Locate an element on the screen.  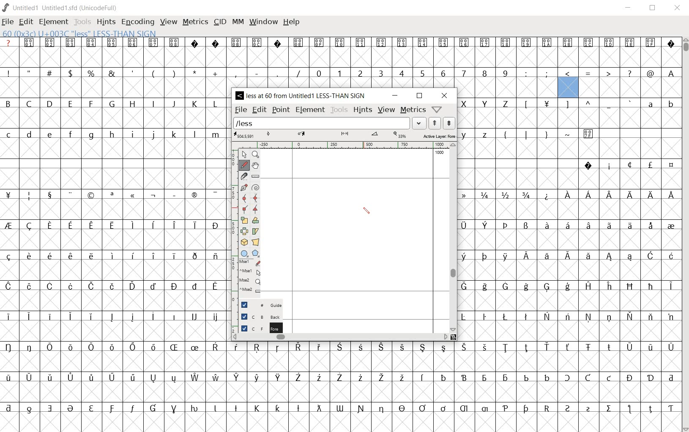
metrics is located at coordinates (195, 22).